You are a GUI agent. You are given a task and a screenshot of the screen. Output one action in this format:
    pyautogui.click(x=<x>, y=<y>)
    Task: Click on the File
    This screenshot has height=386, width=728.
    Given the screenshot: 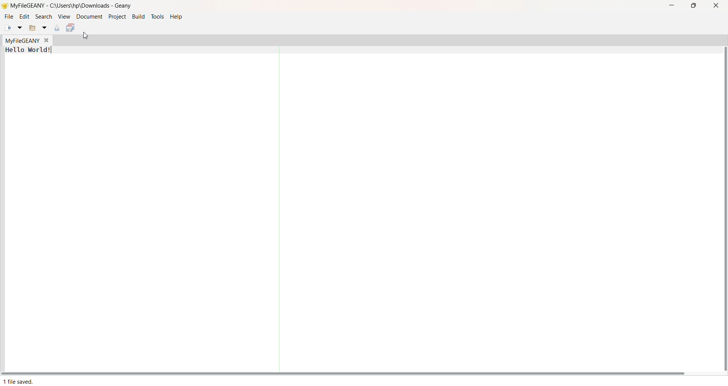 What is the action you would take?
    pyautogui.click(x=9, y=17)
    